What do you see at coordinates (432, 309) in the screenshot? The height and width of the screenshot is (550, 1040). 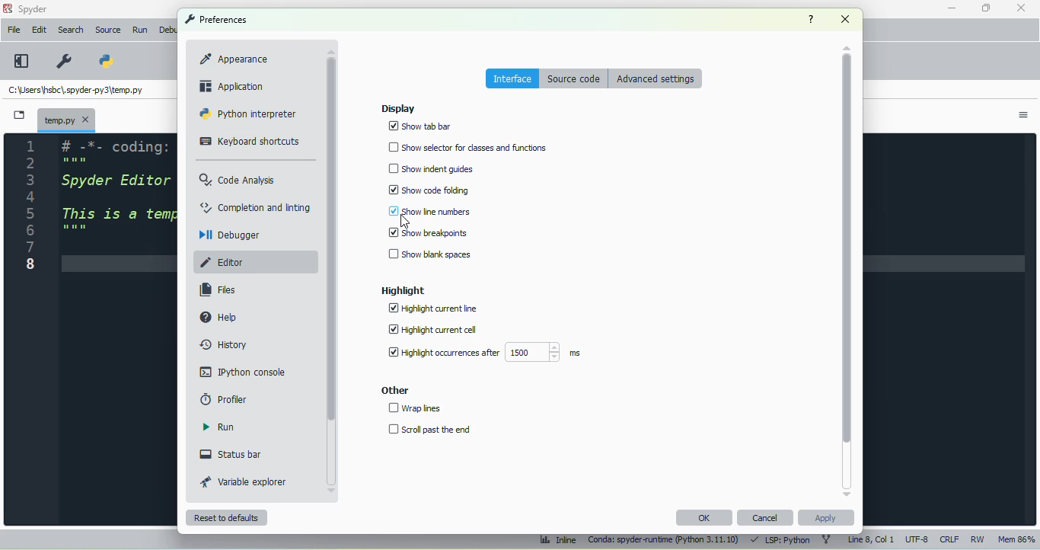 I see `highlight current line` at bounding box center [432, 309].